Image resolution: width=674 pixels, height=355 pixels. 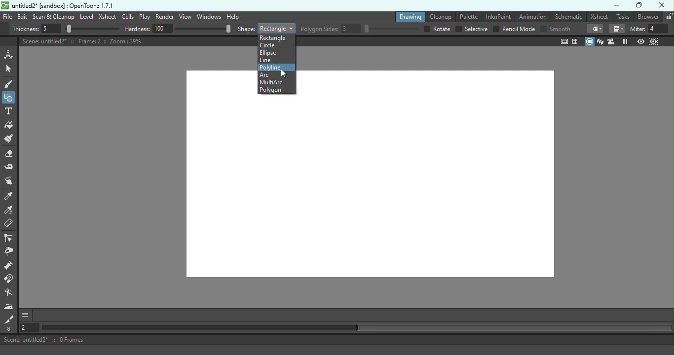 I want to click on Miter, so click(x=651, y=29).